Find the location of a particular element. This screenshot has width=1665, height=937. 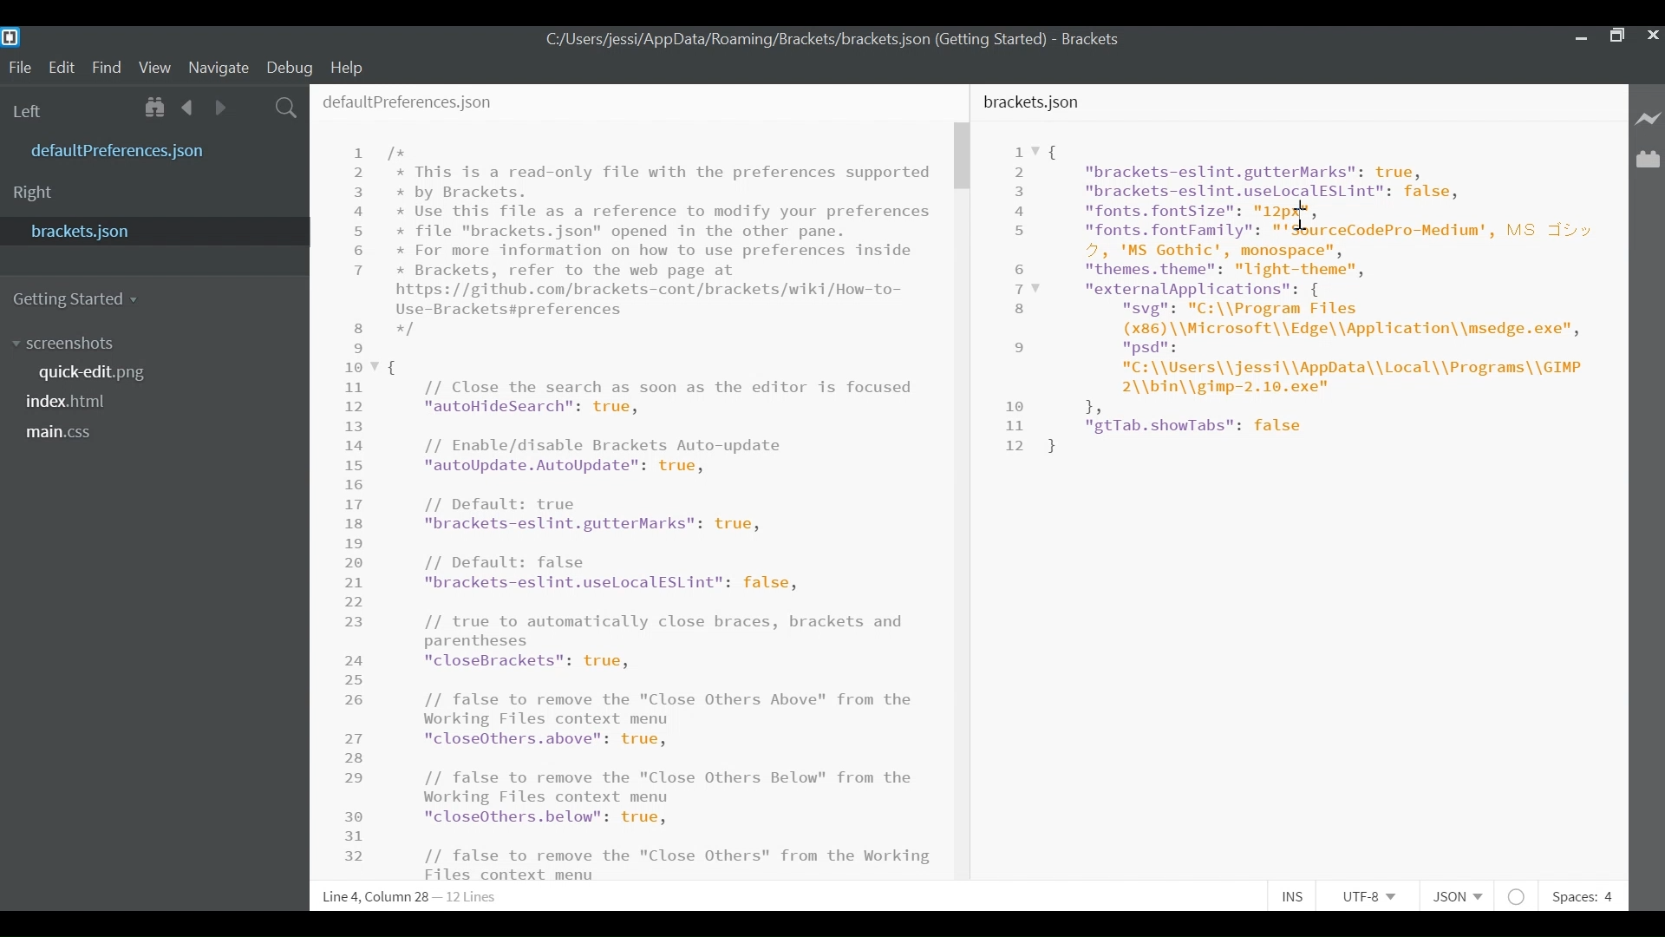

Help is located at coordinates (349, 67).